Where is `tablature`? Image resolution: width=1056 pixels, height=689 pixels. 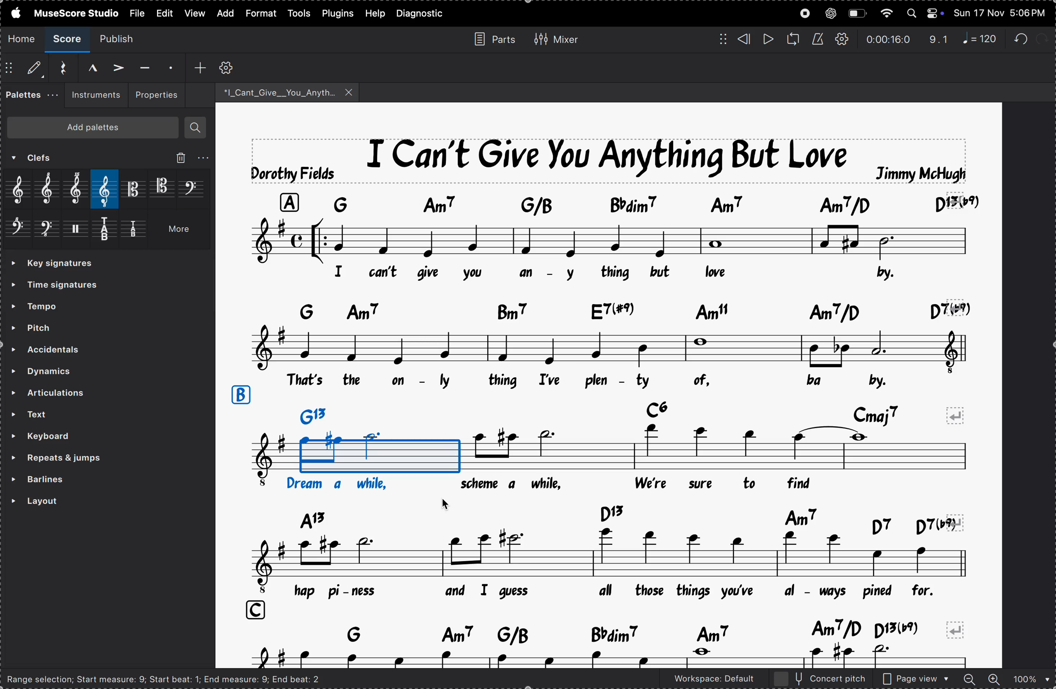 tablature is located at coordinates (109, 231).